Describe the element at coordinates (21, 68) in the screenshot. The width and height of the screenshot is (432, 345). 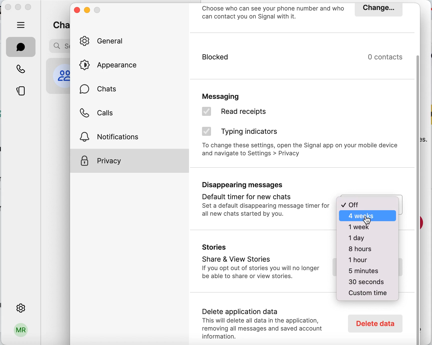
I see `call` at that location.